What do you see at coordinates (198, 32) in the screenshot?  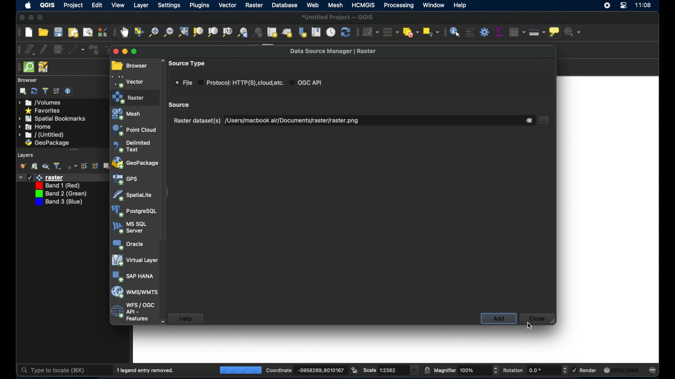 I see `zoom to selection` at bounding box center [198, 32].